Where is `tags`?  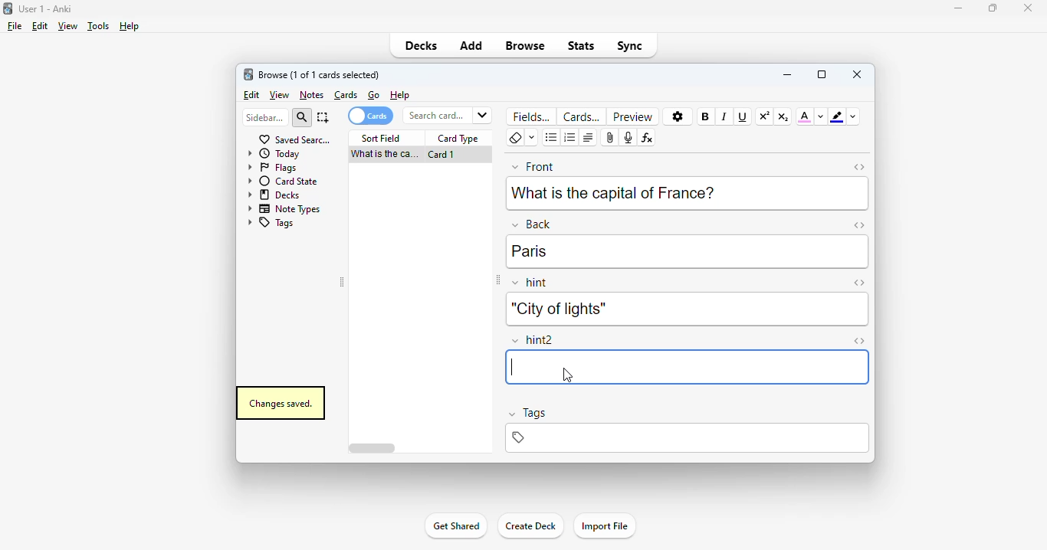 tags is located at coordinates (686, 438).